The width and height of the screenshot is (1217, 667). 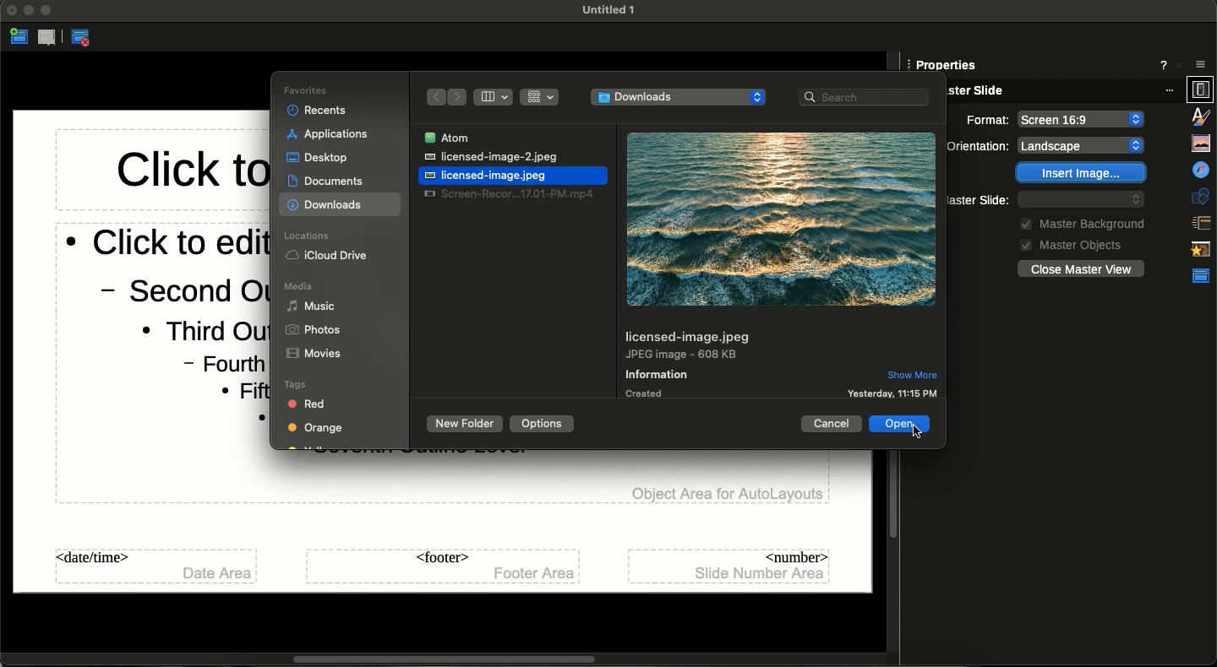 What do you see at coordinates (49, 38) in the screenshot?
I see `Delete master` at bounding box center [49, 38].